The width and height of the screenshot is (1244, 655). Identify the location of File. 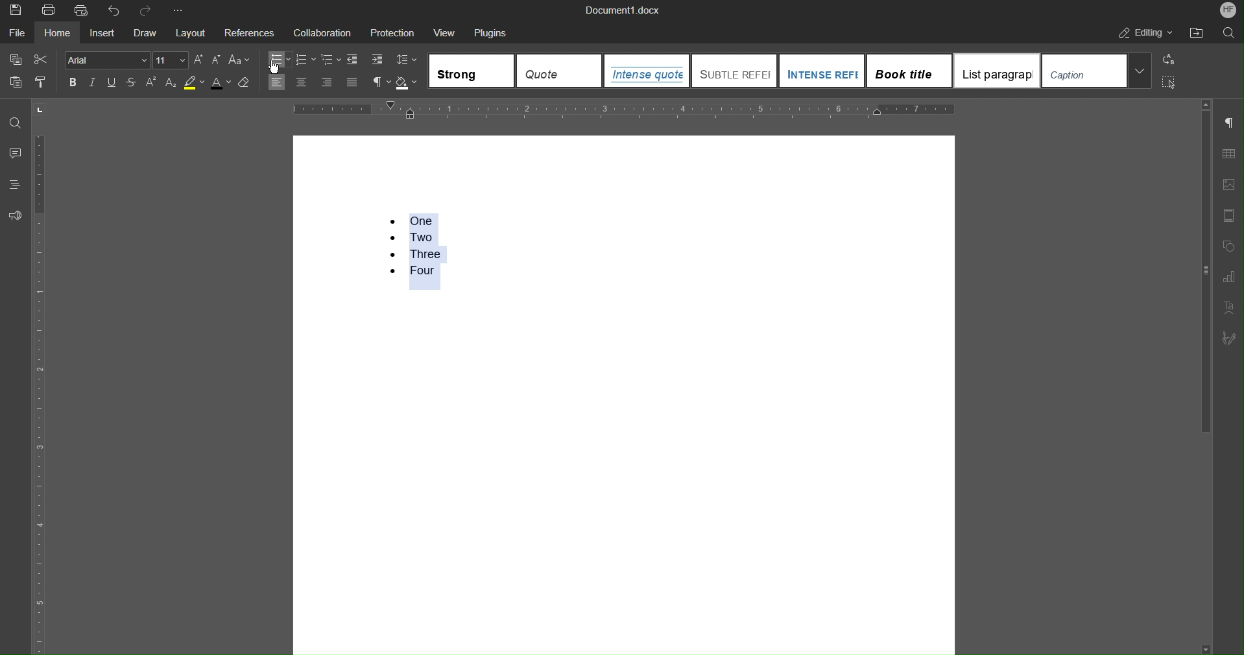
(17, 32).